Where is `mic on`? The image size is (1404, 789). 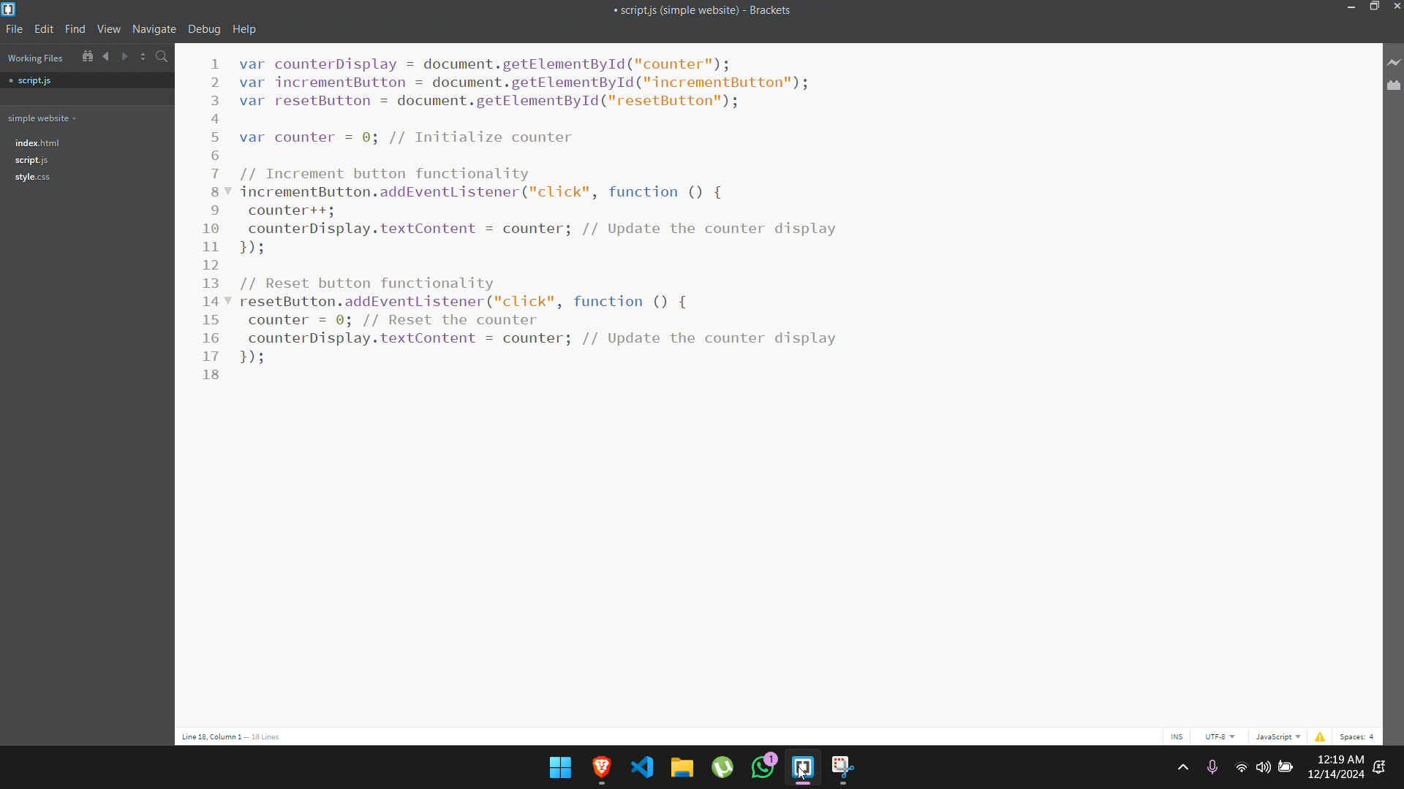
mic on is located at coordinates (1212, 766).